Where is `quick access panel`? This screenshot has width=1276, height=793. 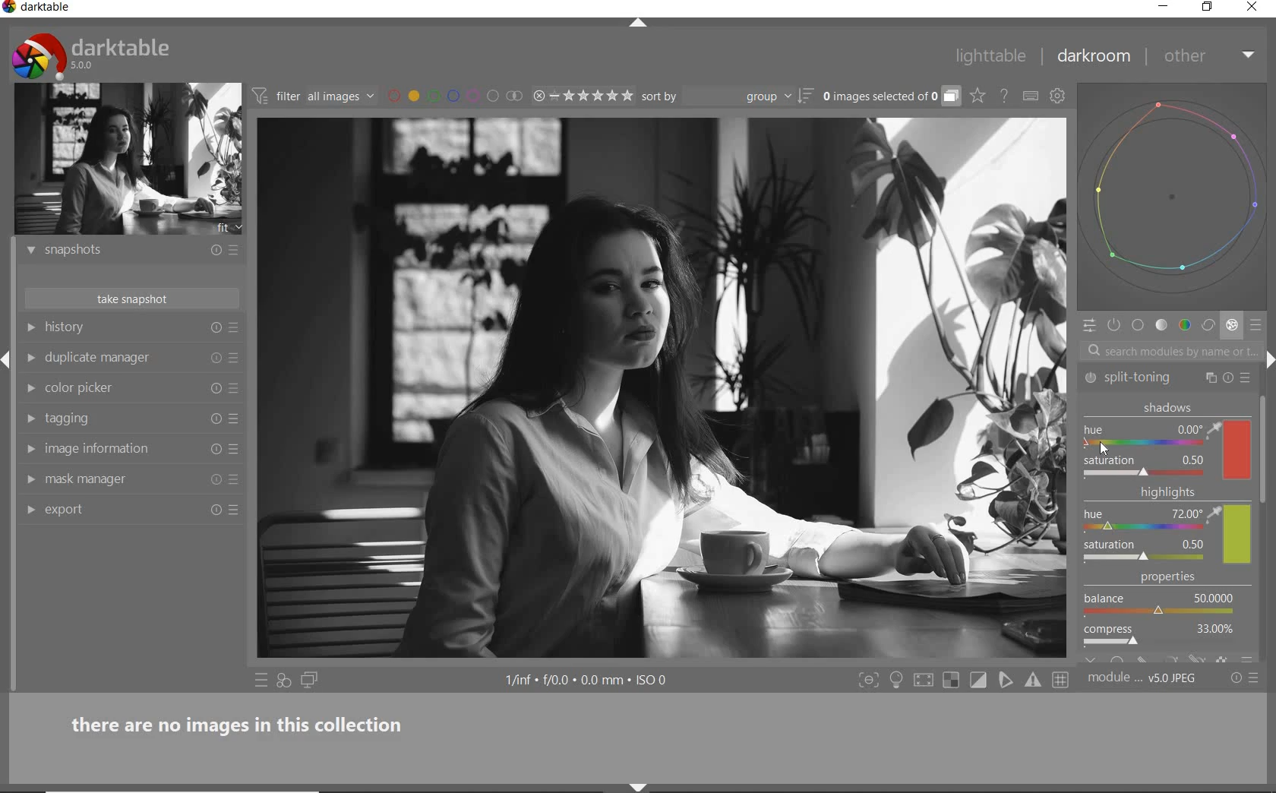 quick access panel is located at coordinates (1088, 325).